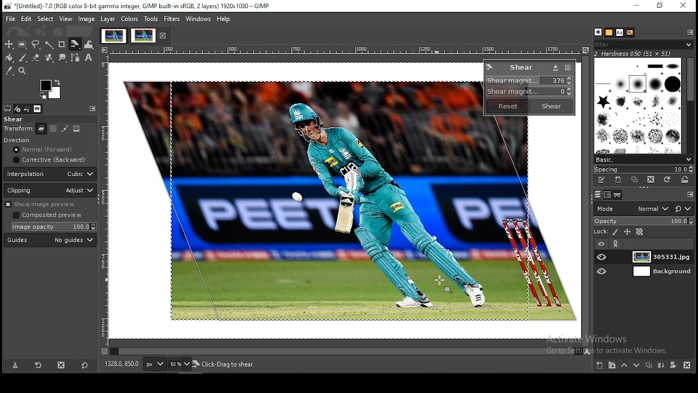 Image resolution: width=698 pixels, height=393 pixels. Describe the element at coordinates (89, 58) in the screenshot. I see `text tool` at that location.